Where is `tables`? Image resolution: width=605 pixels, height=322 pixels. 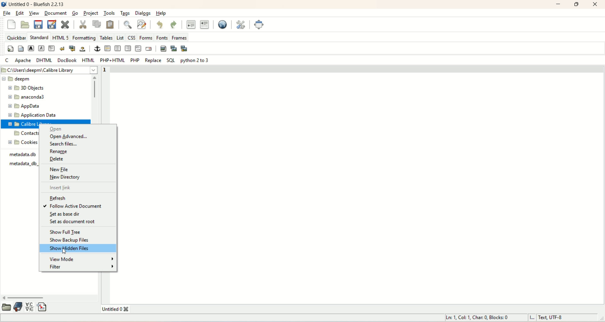
tables is located at coordinates (106, 37).